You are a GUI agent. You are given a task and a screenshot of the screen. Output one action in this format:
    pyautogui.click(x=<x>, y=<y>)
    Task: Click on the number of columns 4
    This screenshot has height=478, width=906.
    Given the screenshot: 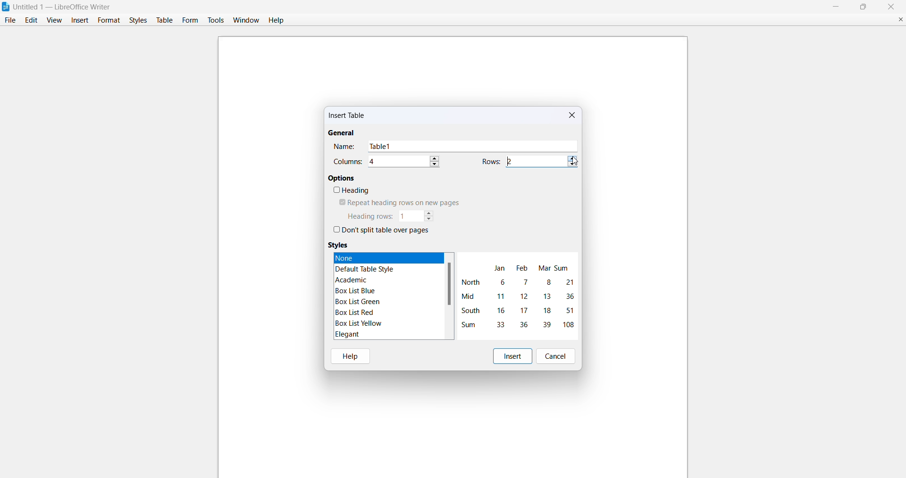 What is the action you would take?
    pyautogui.click(x=397, y=162)
    